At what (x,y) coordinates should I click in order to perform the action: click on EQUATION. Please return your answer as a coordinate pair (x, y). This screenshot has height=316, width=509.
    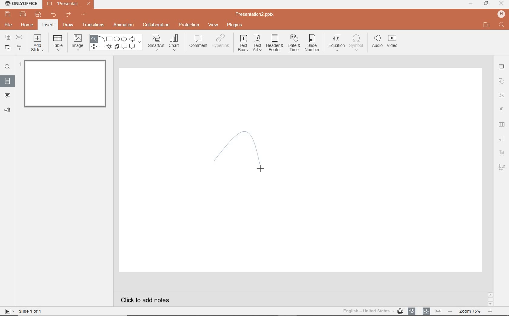
    Looking at the image, I should click on (337, 42).